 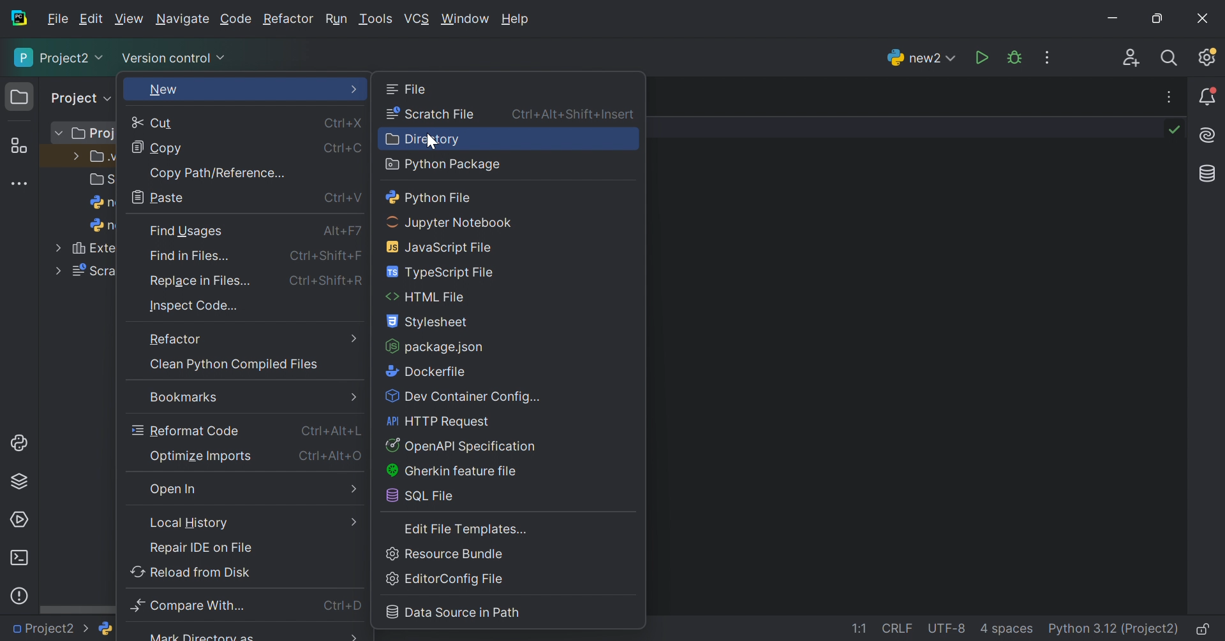 I want to click on More tool windows, so click(x=19, y=184).